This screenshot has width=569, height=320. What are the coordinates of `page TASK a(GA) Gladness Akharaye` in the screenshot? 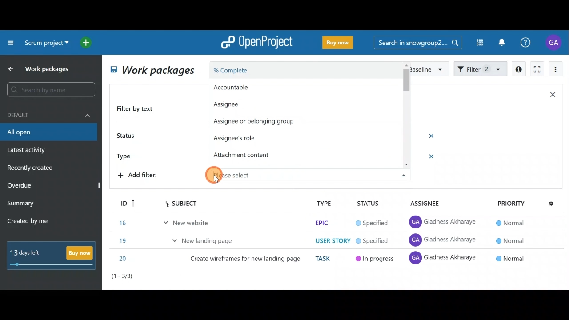 It's located at (444, 240).